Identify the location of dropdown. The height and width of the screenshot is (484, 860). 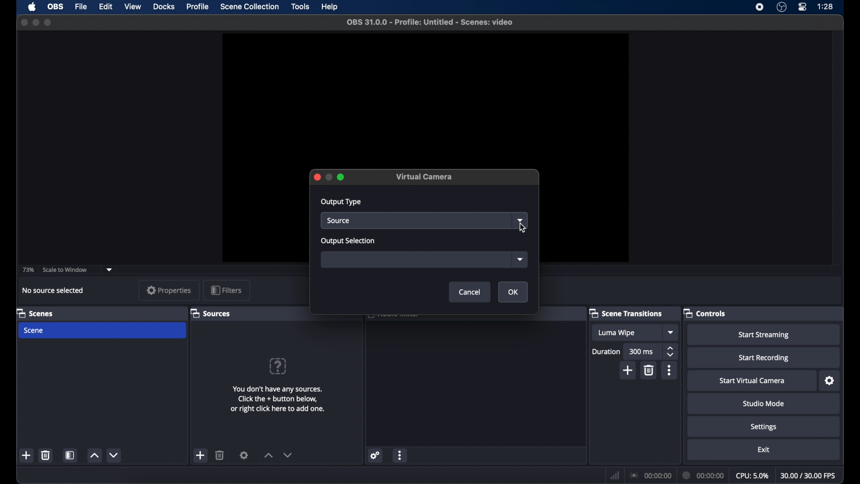
(670, 333).